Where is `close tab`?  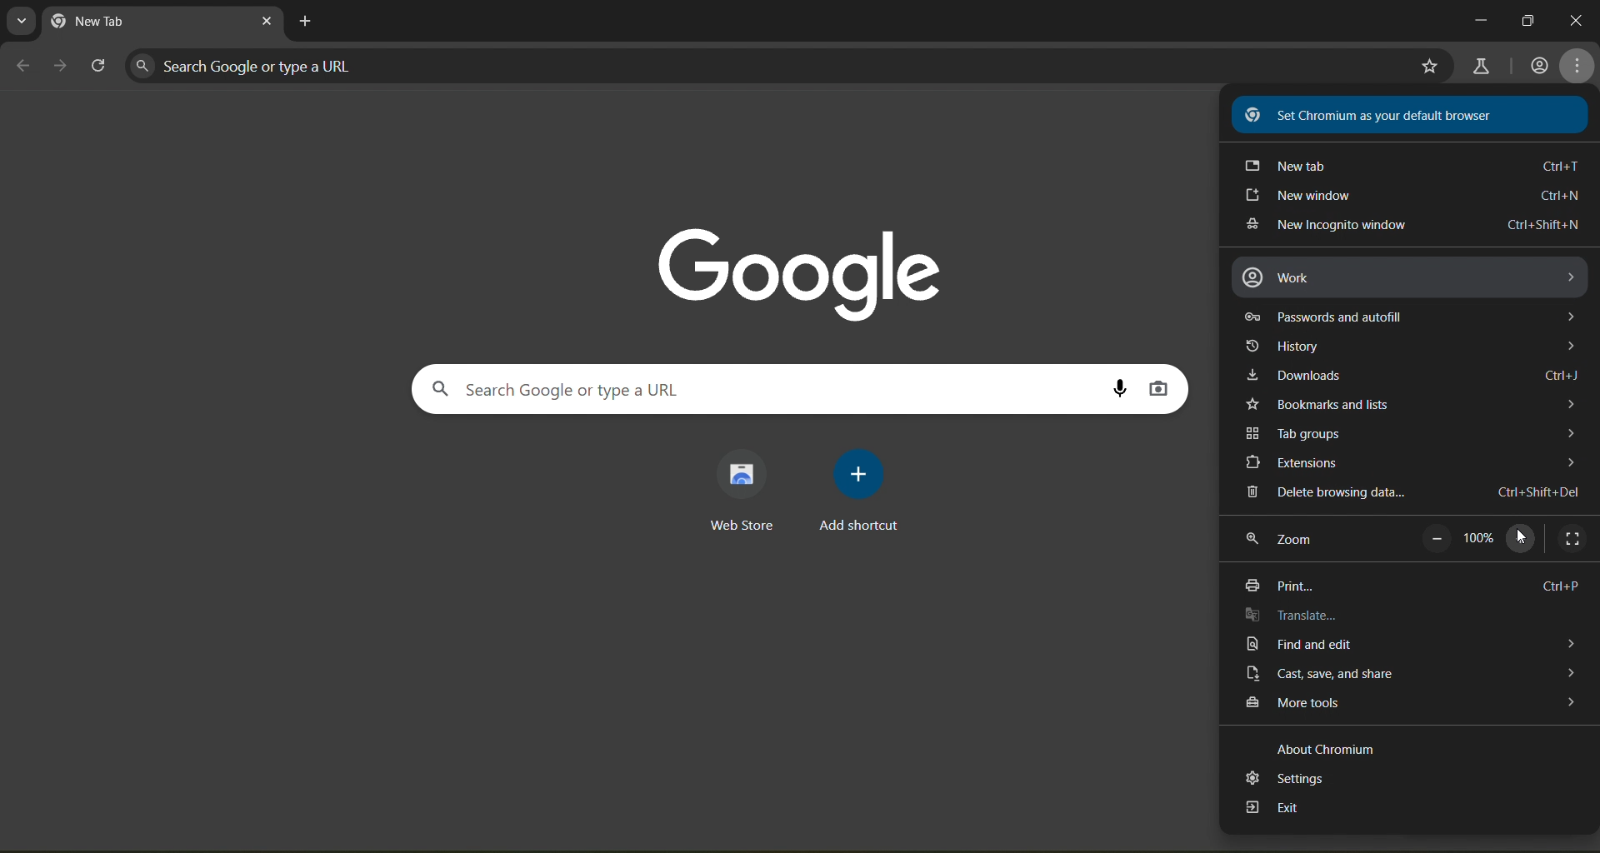 close tab is located at coordinates (267, 24).